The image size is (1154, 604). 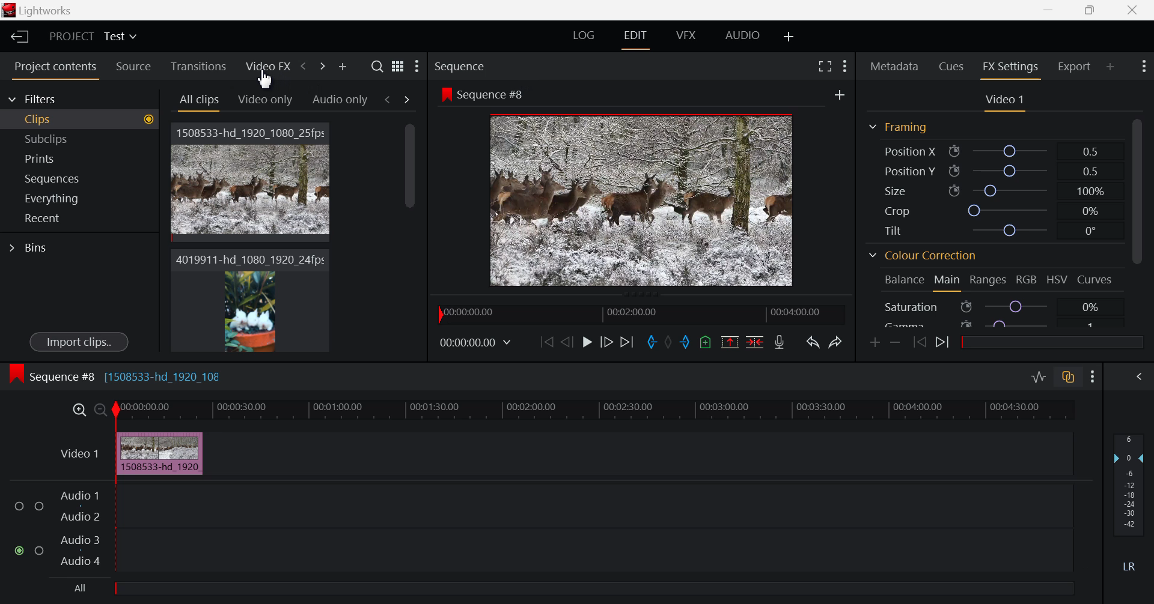 What do you see at coordinates (1140, 222) in the screenshot?
I see `Scroll Bar` at bounding box center [1140, 222].